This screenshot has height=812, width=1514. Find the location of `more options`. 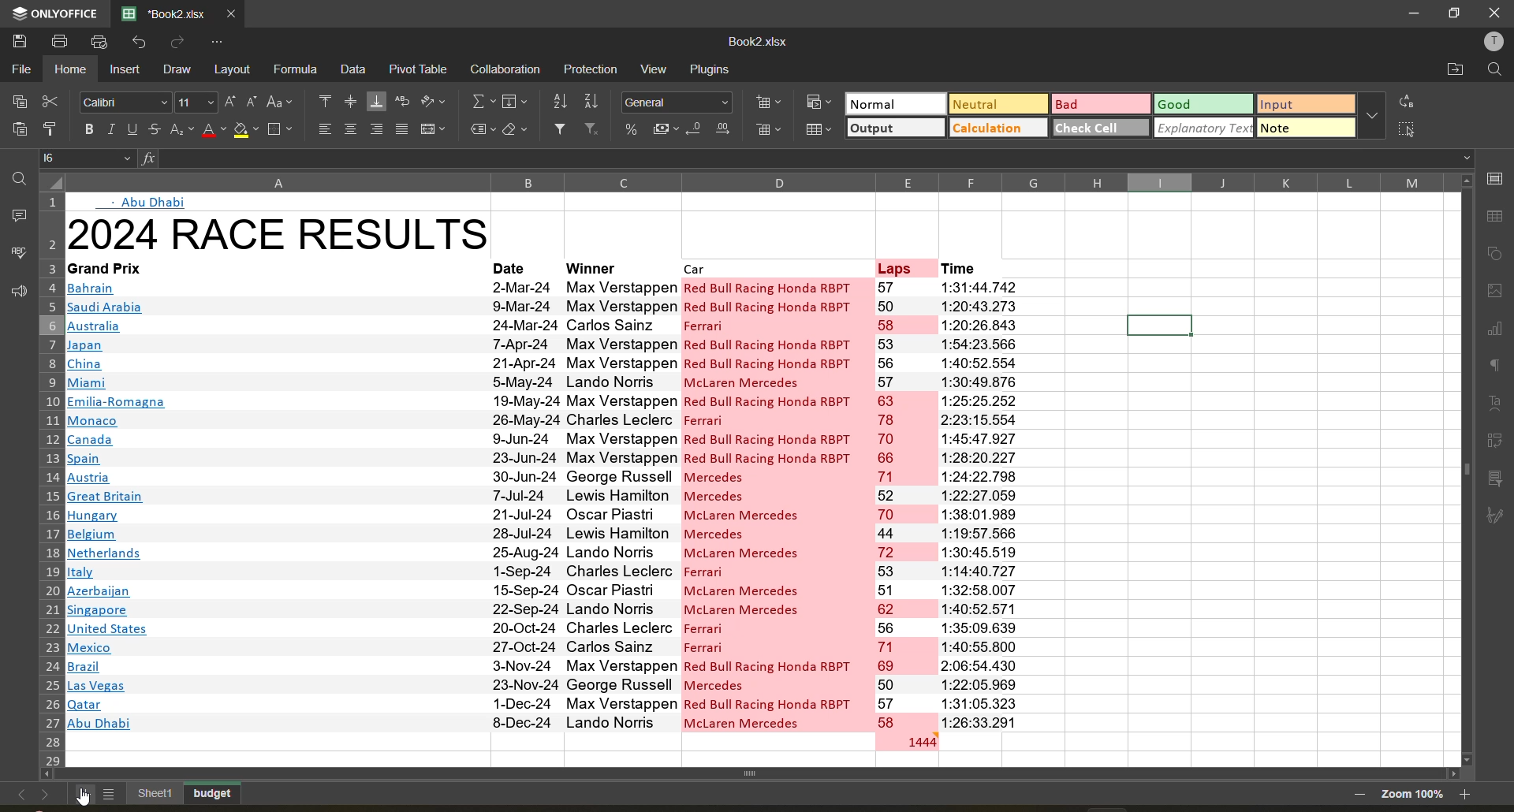

more options is located at coordinates (1373, 114).